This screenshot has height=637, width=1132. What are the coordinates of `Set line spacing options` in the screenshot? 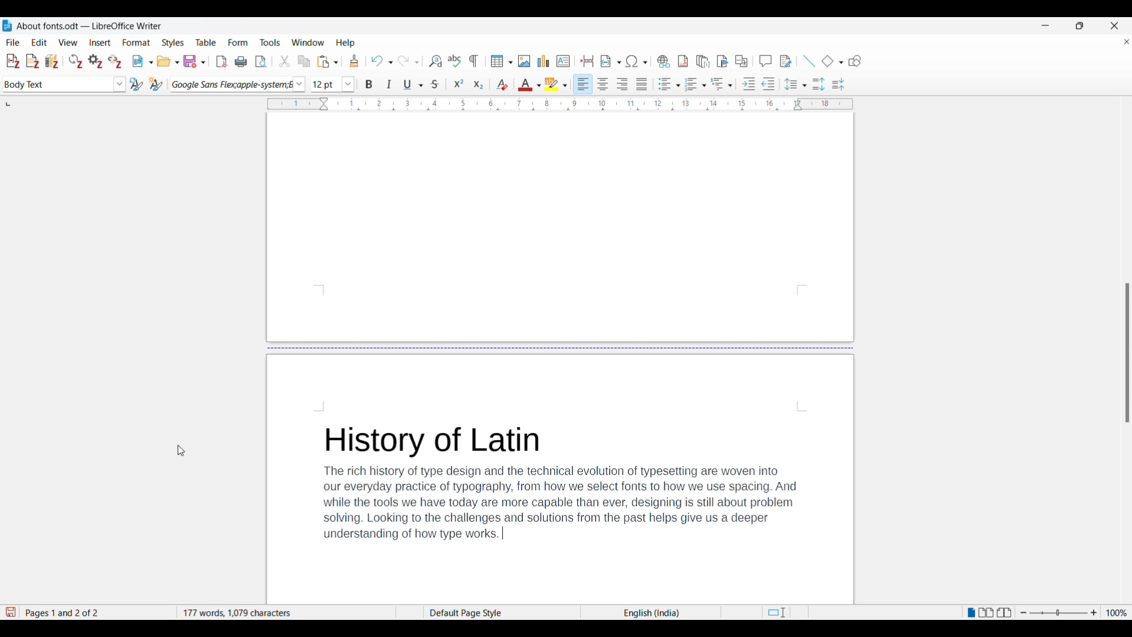 It's located at (795, 84).